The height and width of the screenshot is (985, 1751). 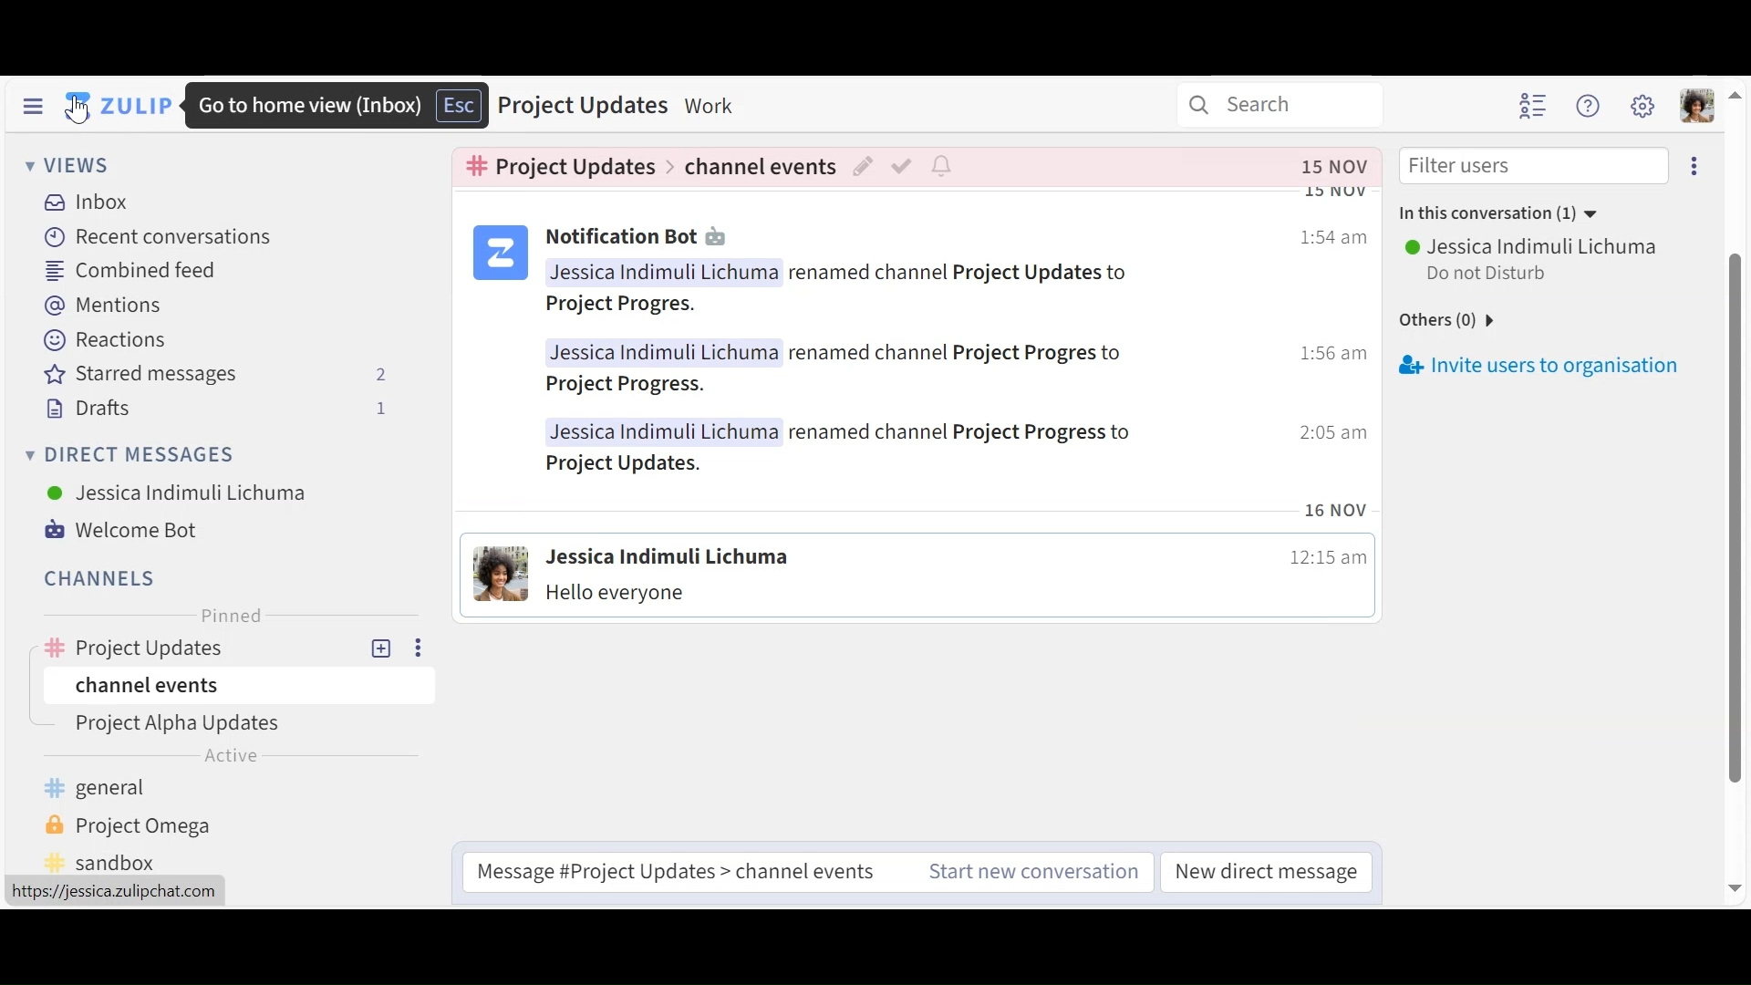 I want to click on Channels, so click(x=106, y=577).